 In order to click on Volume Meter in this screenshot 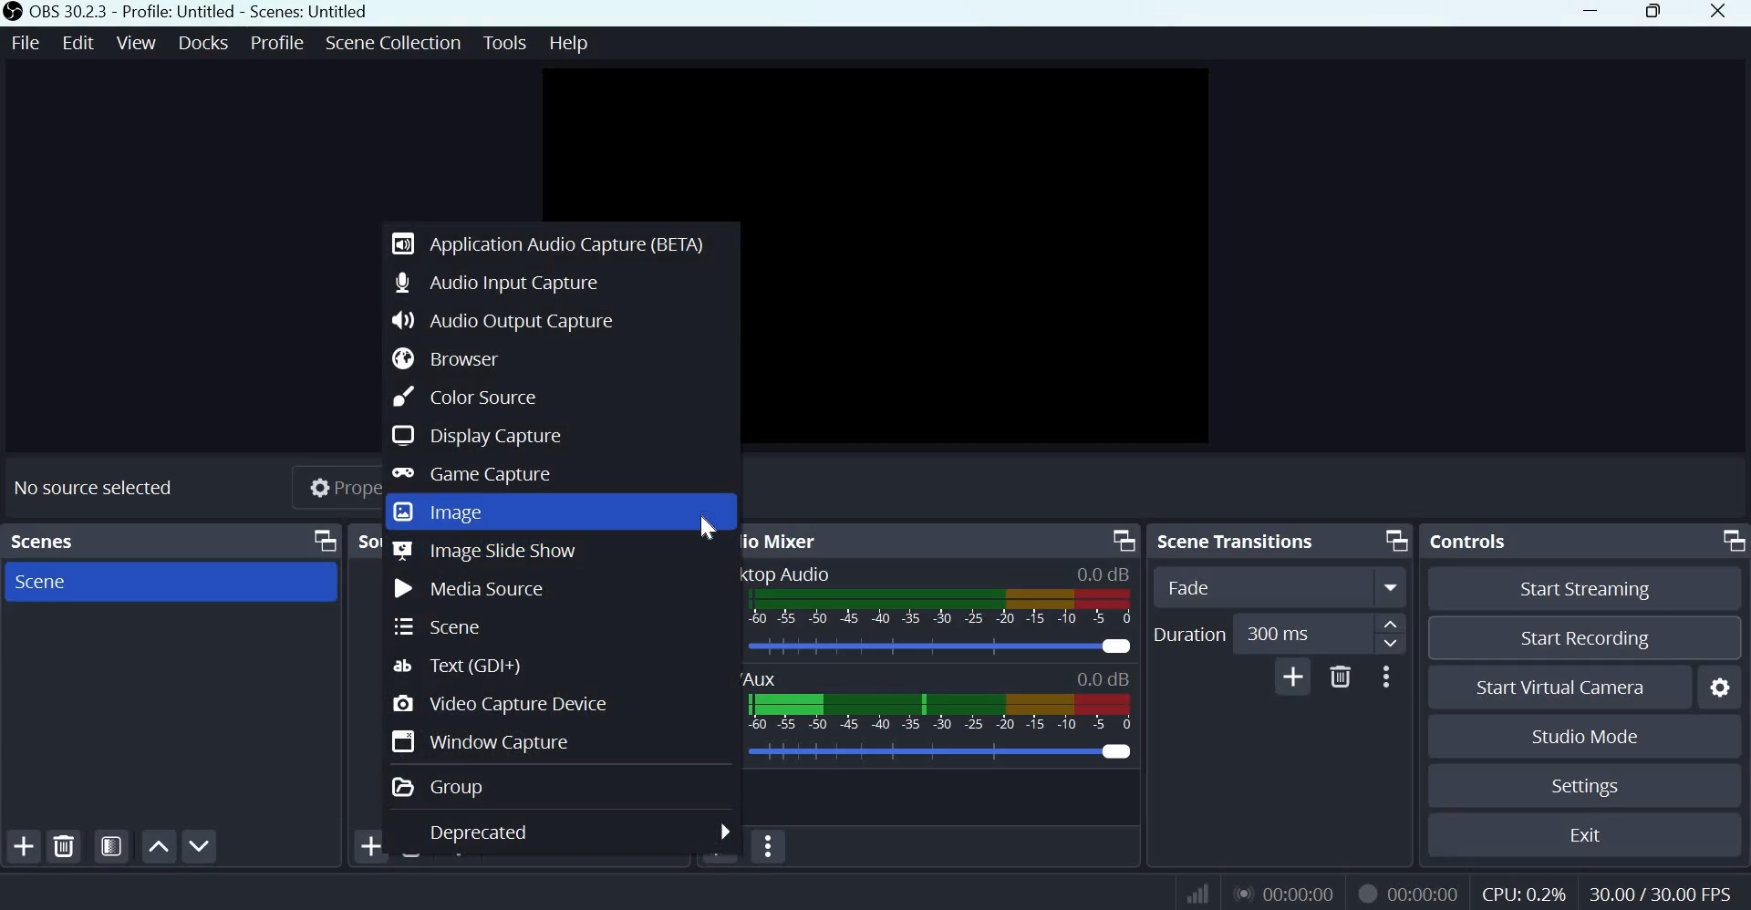, I will do `click(942, 713)`.